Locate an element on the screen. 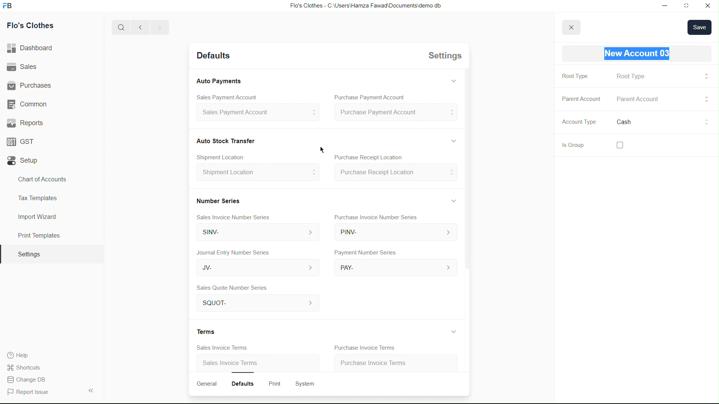 This screenshot has height=404, width=719. Sales Invoice Terms is located at coordinates (218, 347).